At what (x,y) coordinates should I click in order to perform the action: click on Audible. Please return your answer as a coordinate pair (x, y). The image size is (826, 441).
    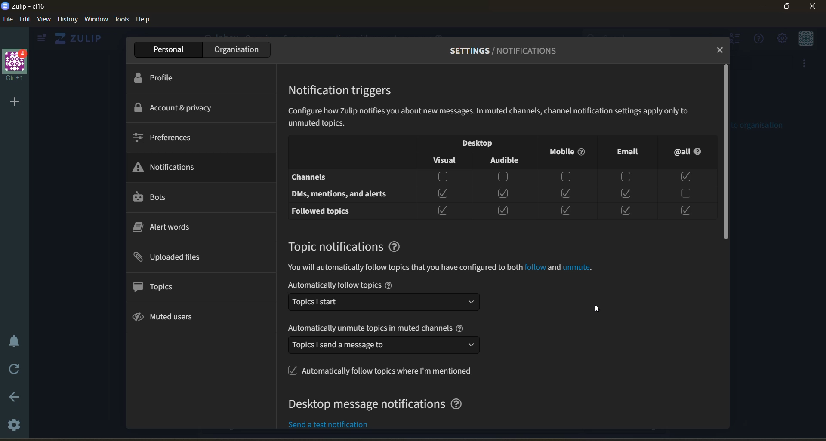
    Looking at the image, I should click on (506, 161).